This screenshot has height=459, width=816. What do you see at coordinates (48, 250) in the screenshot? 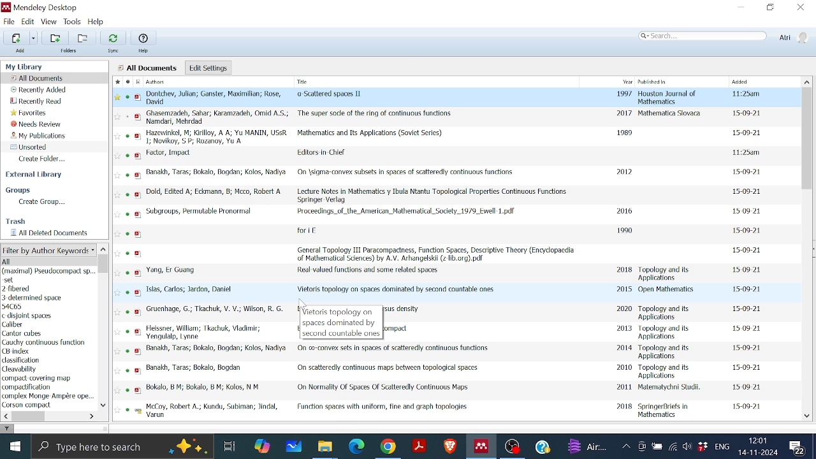
I see `Filter options` at bounding box center [48, 250].